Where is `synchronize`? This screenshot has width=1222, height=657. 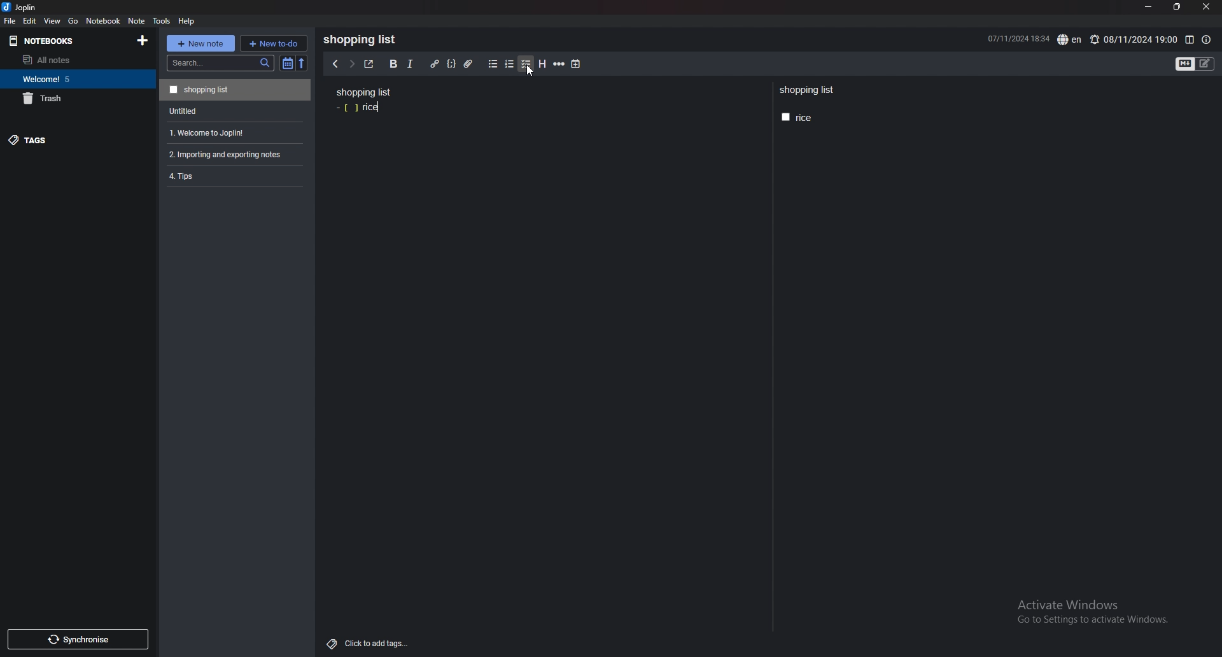
synchronize is located at coordinates (77, 639).